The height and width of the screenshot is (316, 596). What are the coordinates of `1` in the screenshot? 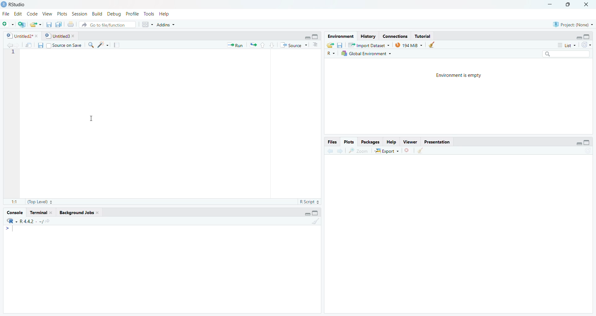 It's located at (14, 53).